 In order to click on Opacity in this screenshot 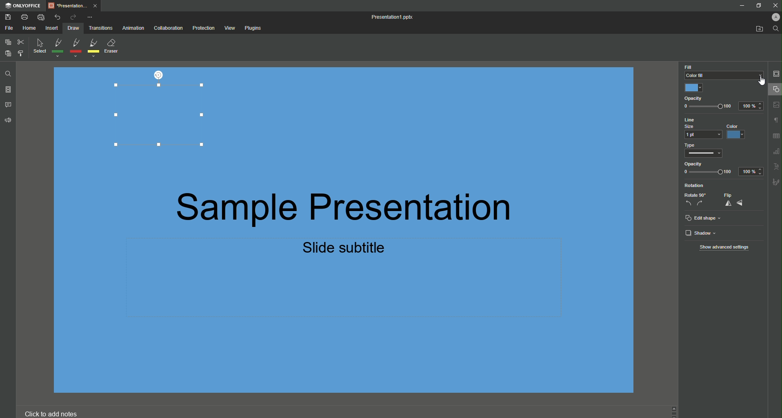, I will do `click(708, 169)`.